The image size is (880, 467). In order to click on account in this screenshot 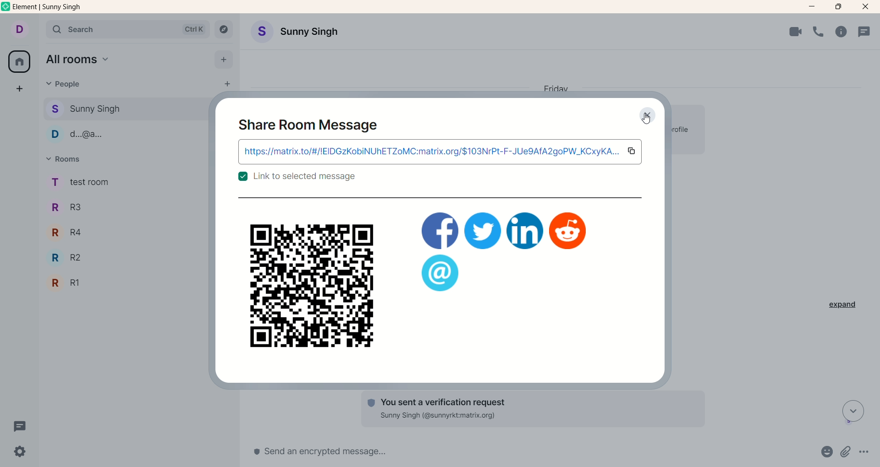, I will do `click(21, 30)`.